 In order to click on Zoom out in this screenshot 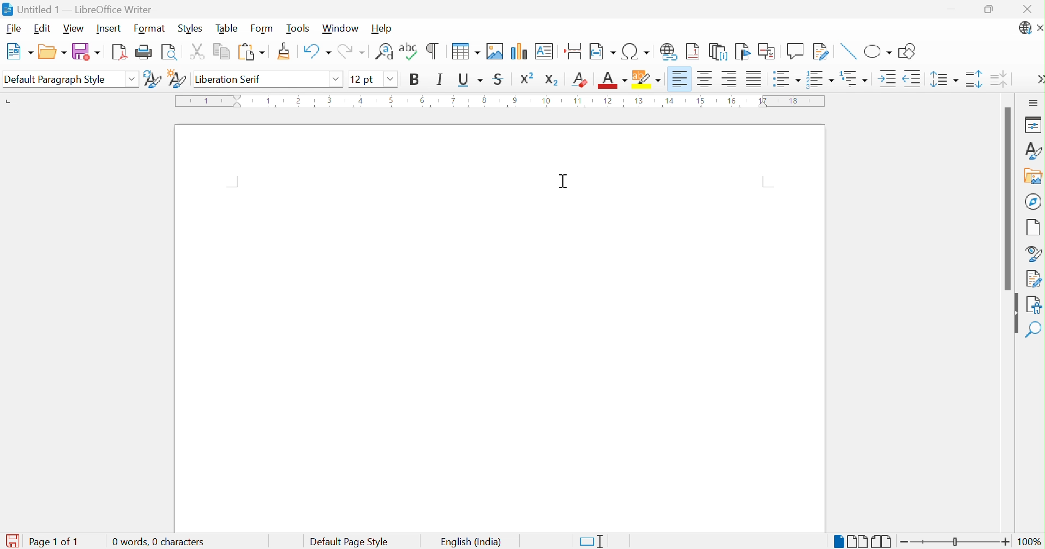, I will do `click(905, 543)`.